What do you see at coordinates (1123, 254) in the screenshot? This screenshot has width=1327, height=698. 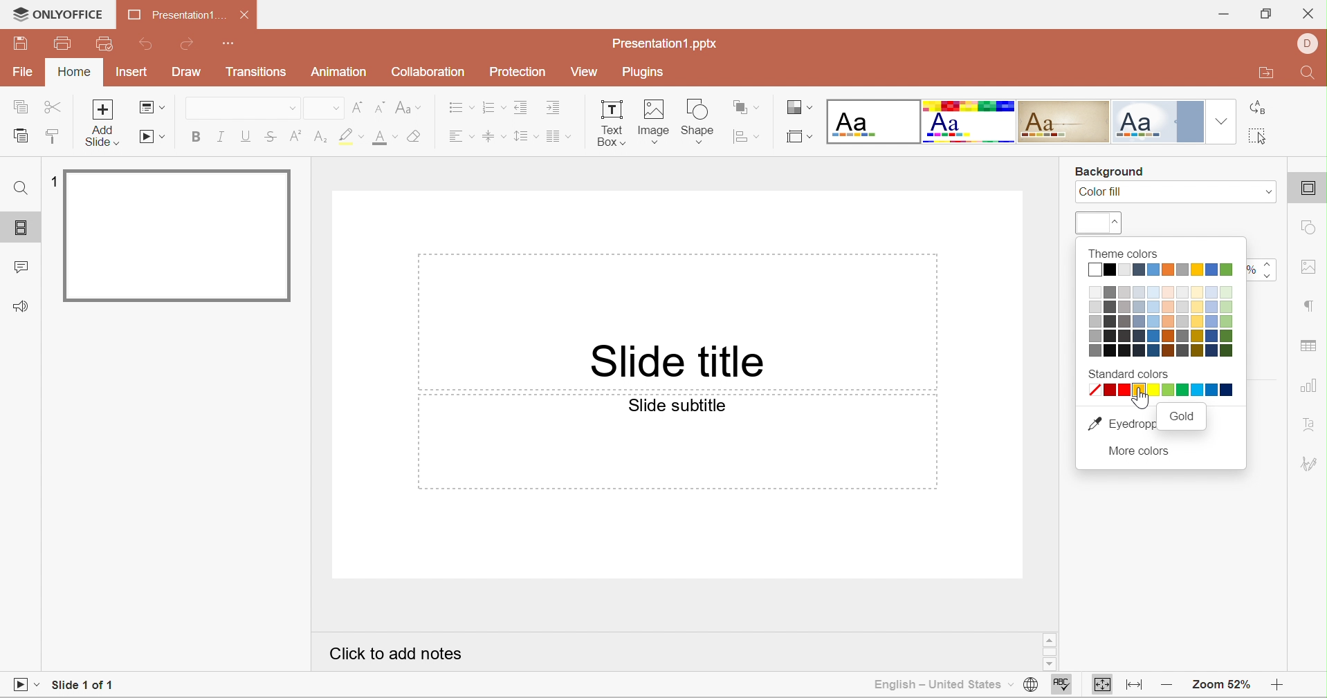 I see `Theme colors` at bounding box center [1123, 254].